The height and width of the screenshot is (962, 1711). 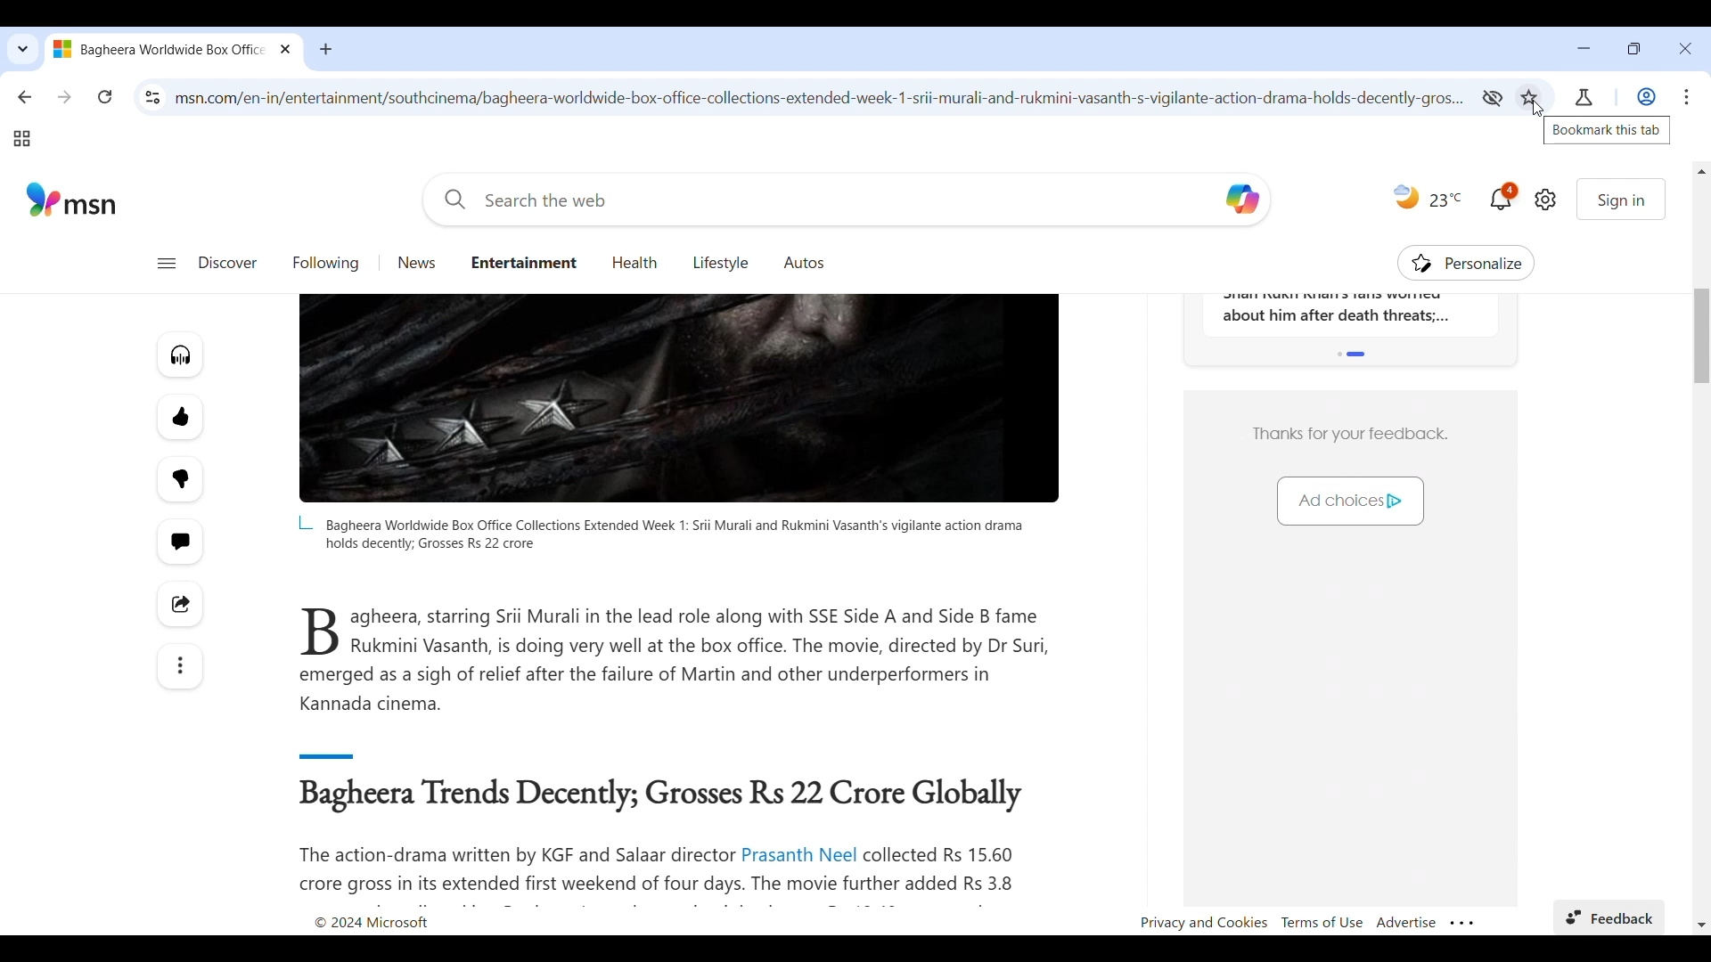 I want to click on Search tabs, so click(x=21, y=49).